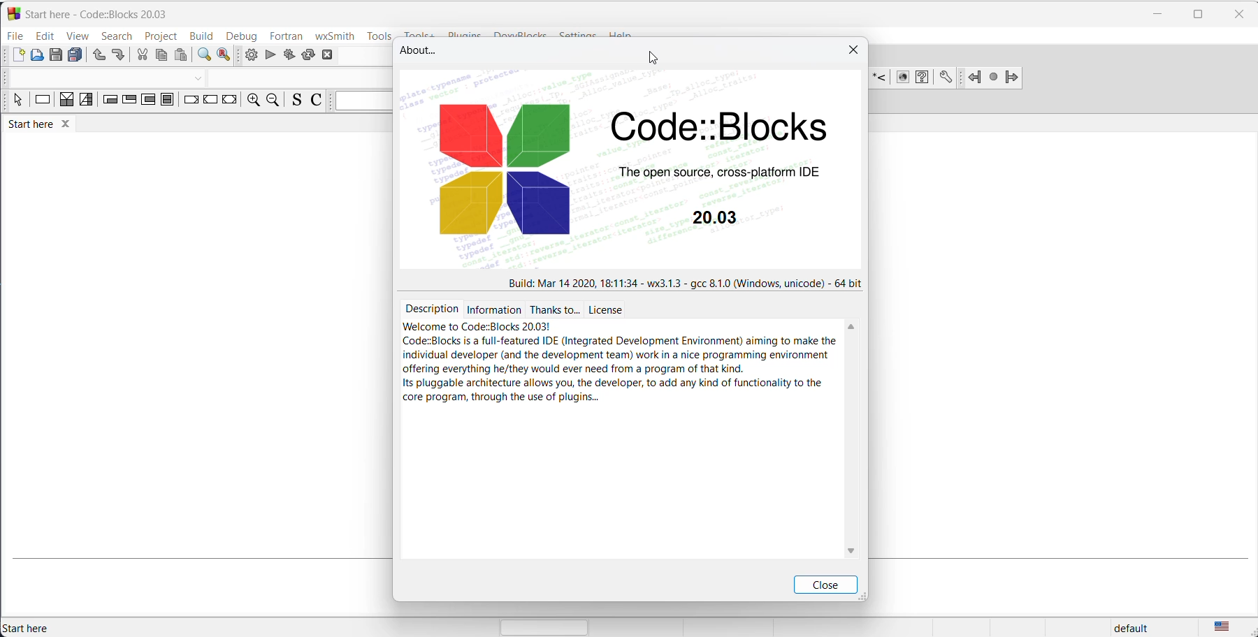  Describe the element at coordinates (285, 36) in the screenshot. I see `fortran` at that location.